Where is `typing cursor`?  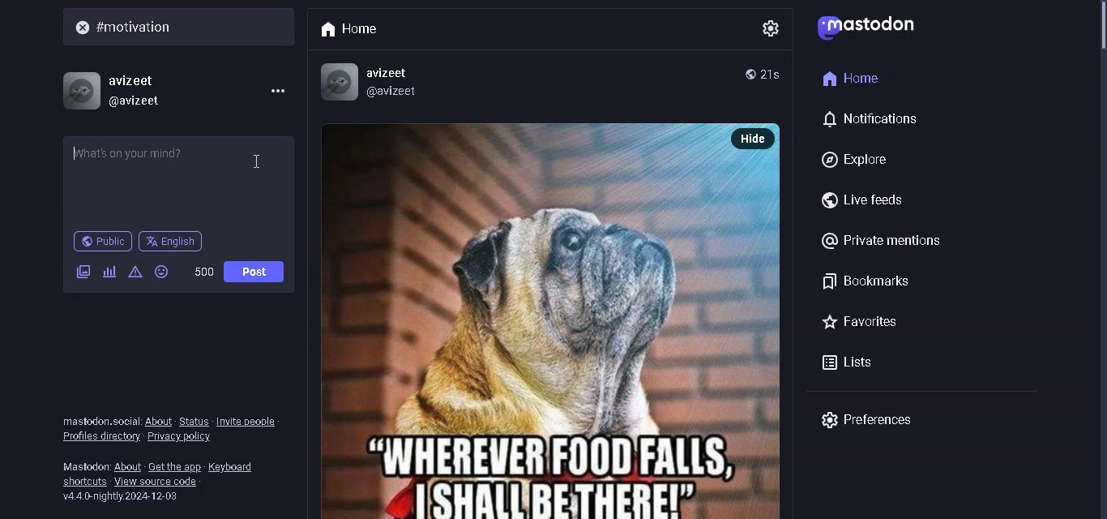 typing cursor is located at coordinates (75, 152).